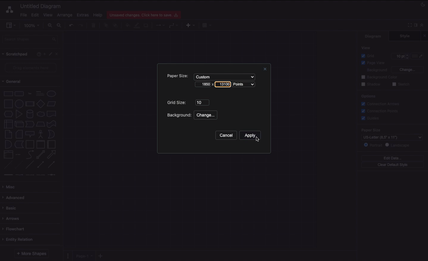 Image resolution: width=428 pixels, height=261 pixels. Describe the element at coordinates (7, 175) in the screenshot. I see `connector 1` at that location.